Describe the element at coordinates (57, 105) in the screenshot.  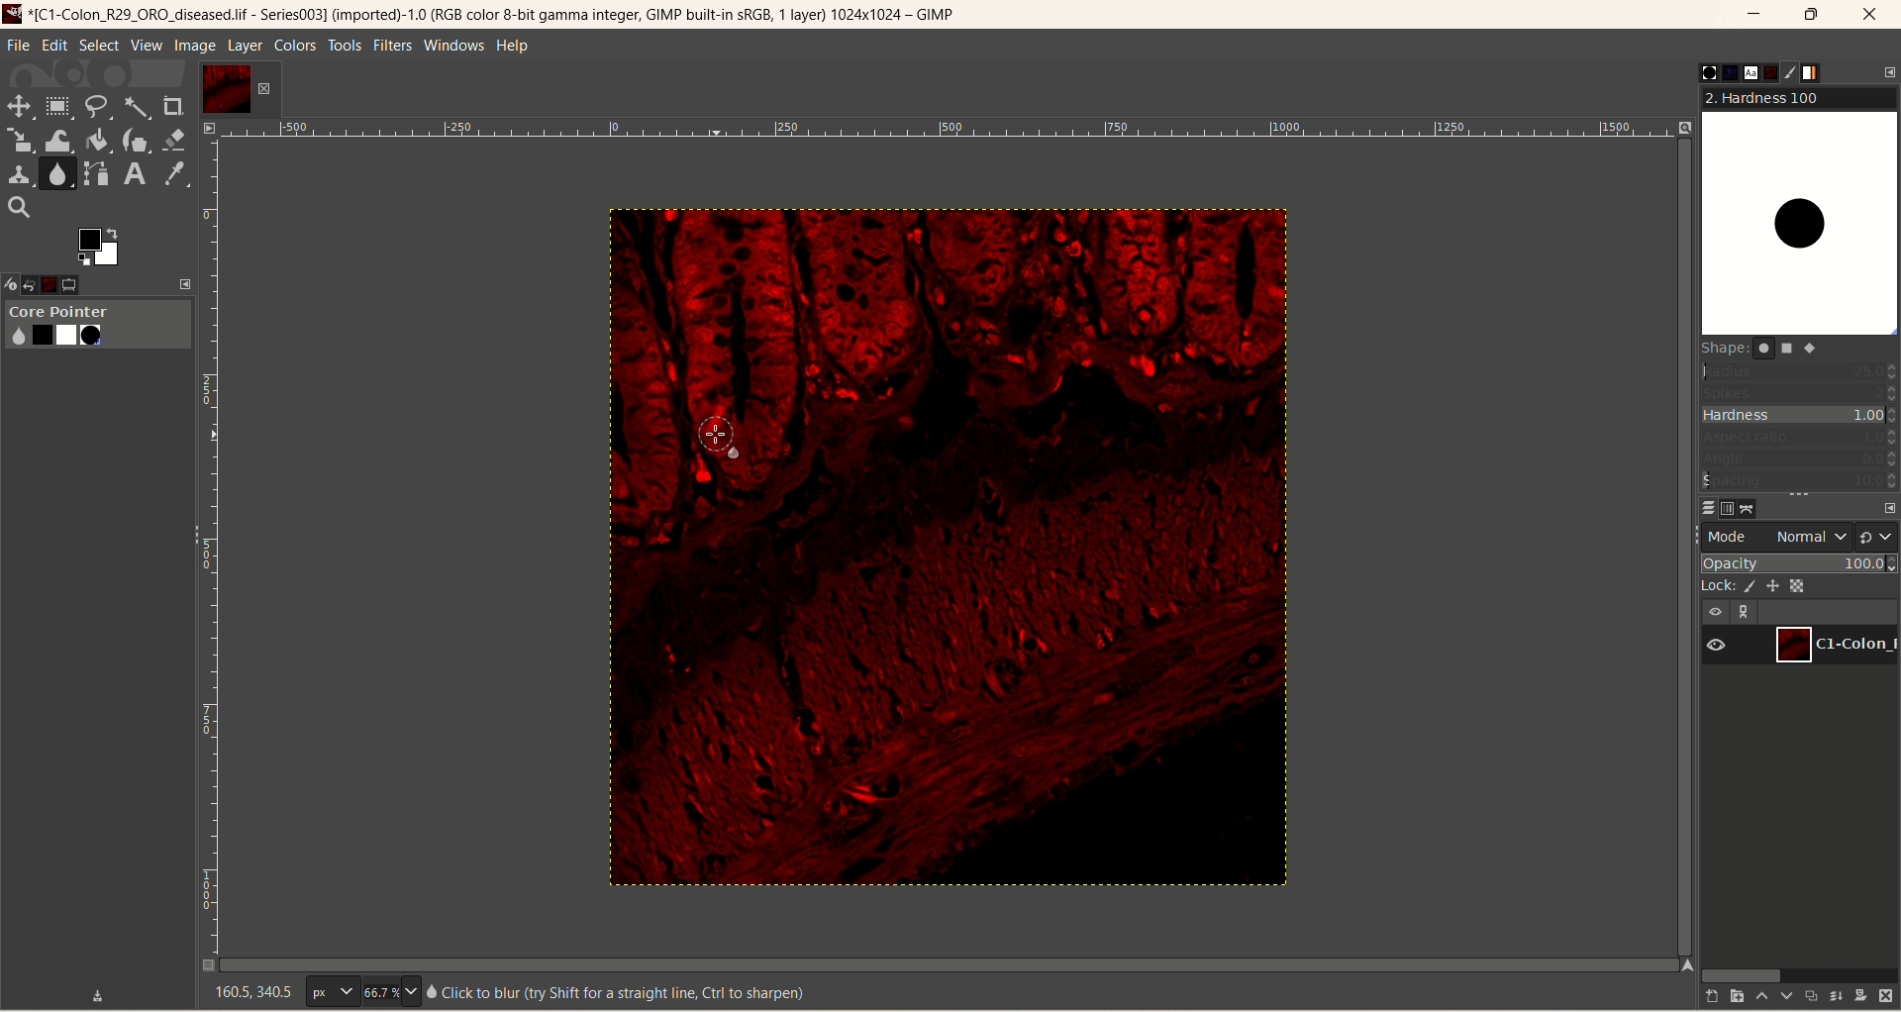
I see `rectangle select tool` at that location.